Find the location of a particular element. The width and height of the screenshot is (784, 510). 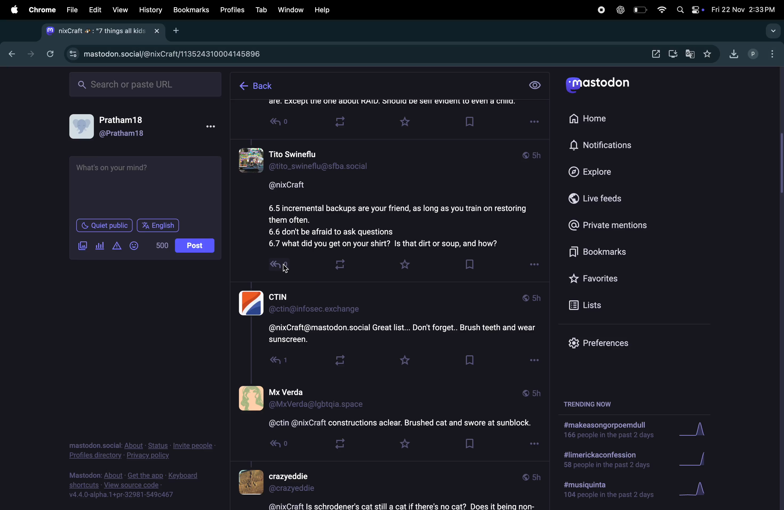

thread is located at coordinates (394, 196).